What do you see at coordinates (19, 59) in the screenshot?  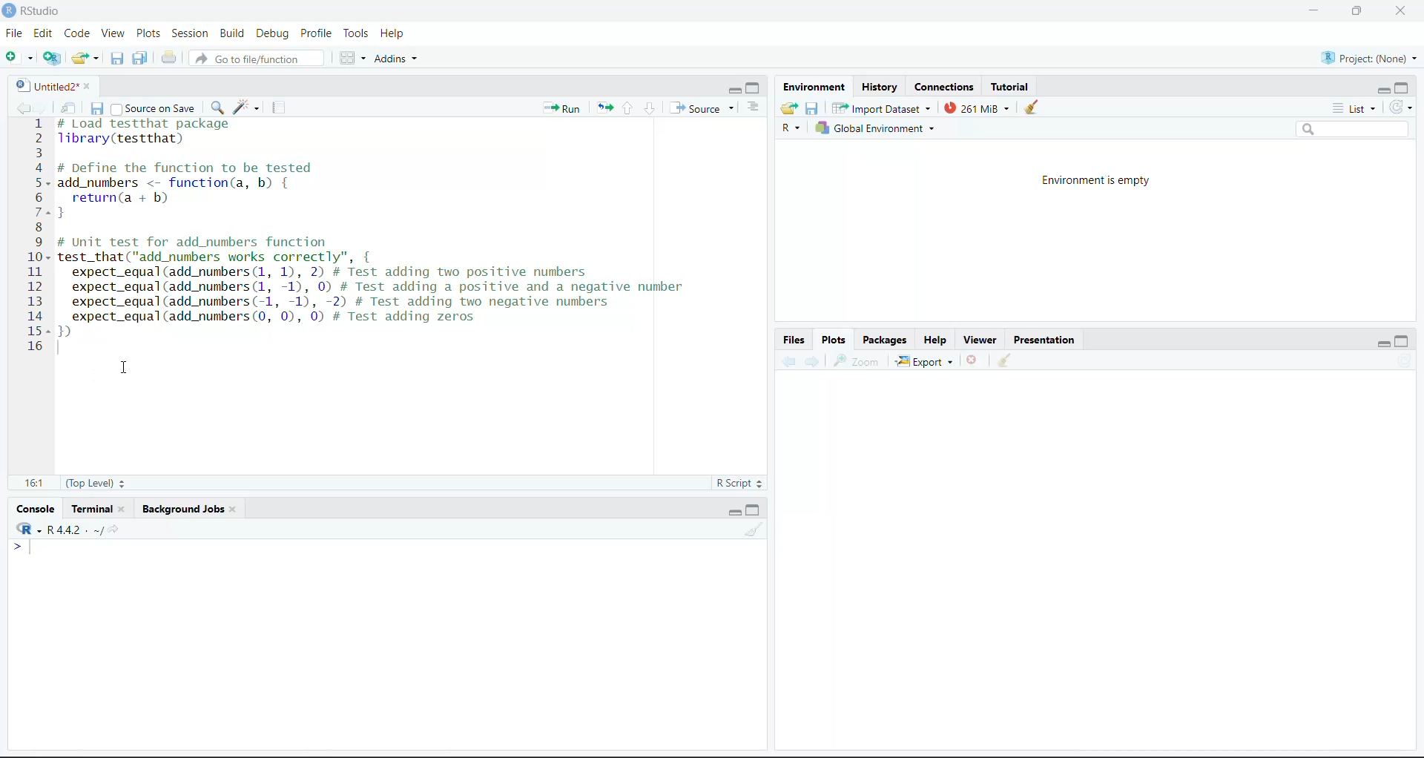 I see `New file` at bounding box center [19, 59].